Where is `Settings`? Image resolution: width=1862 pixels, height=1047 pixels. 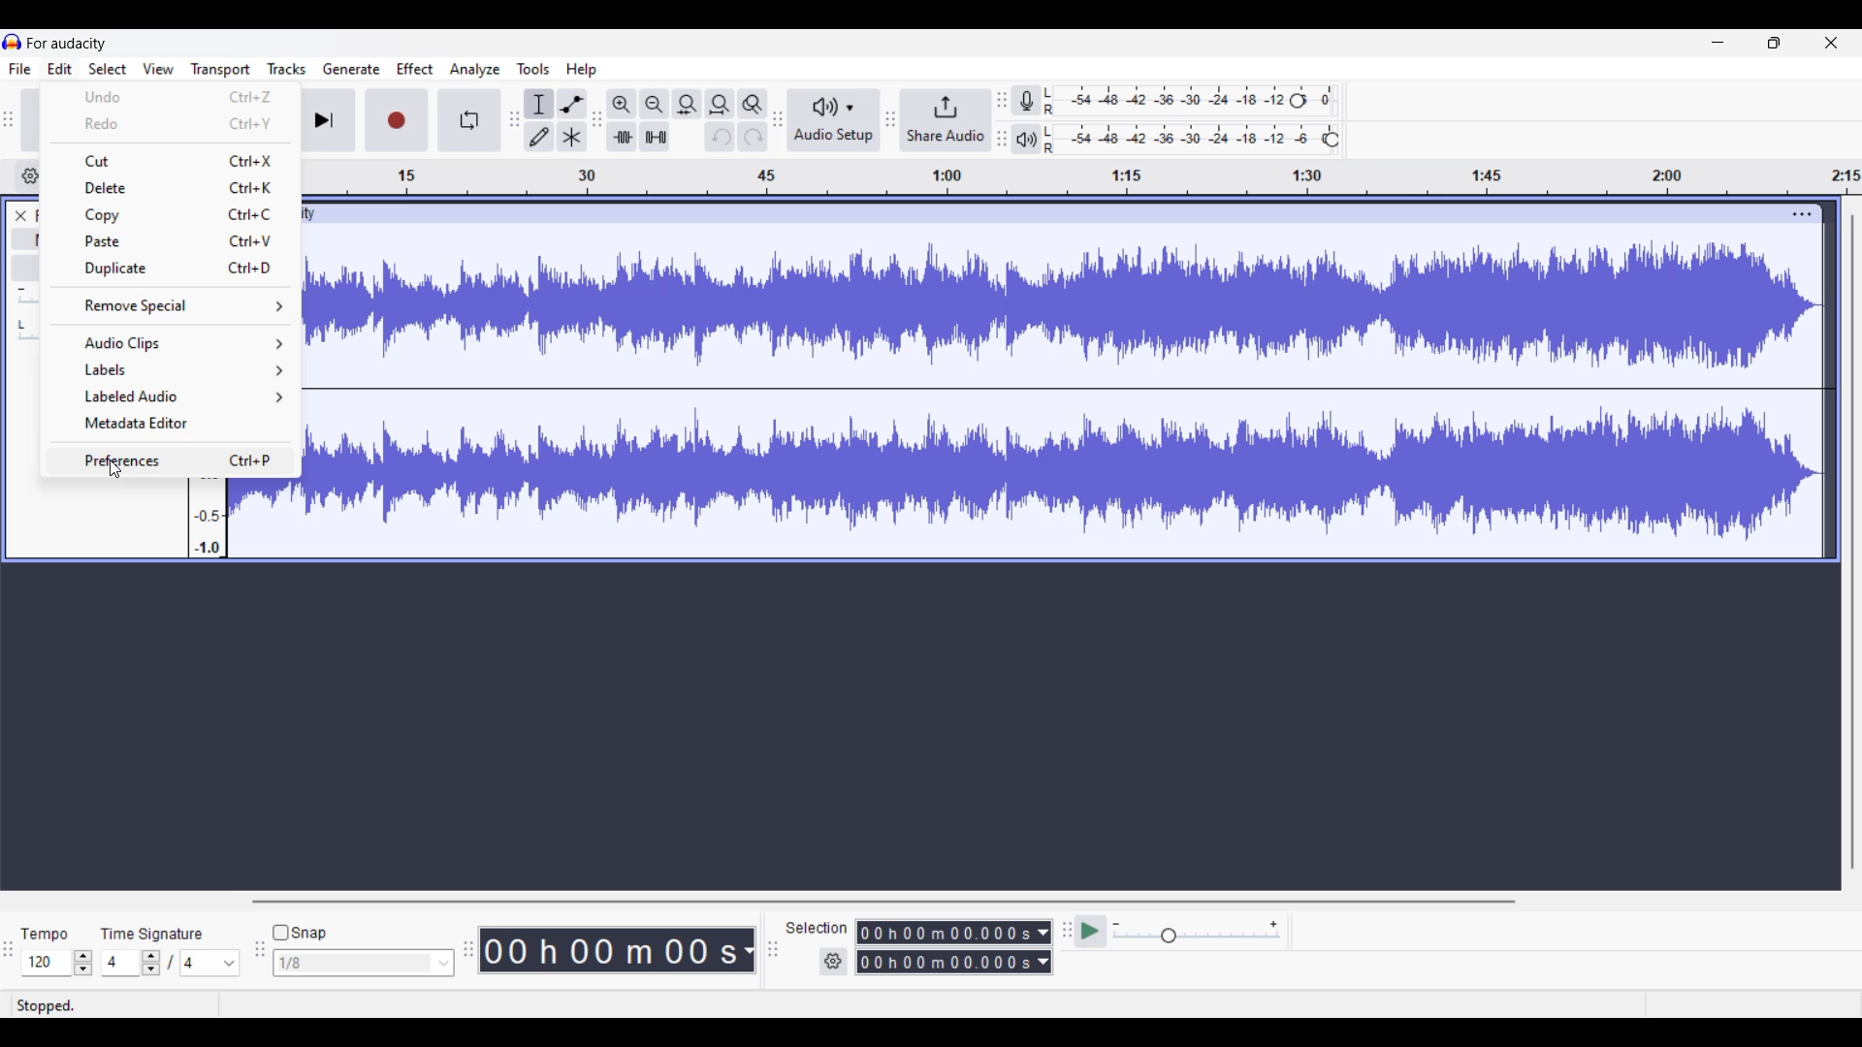 Settings is located at coordinates (833, 961).